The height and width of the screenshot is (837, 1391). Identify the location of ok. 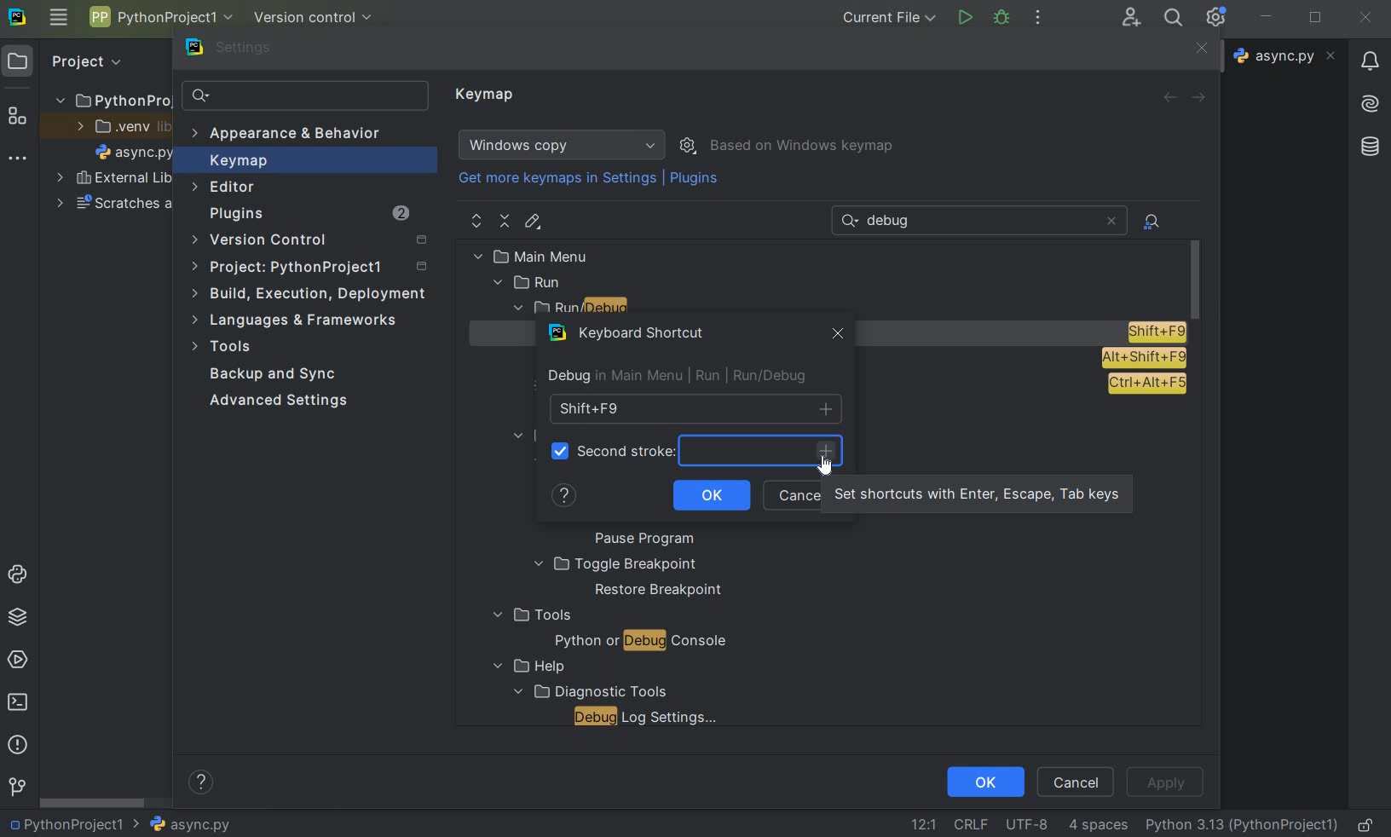
(984, 781).